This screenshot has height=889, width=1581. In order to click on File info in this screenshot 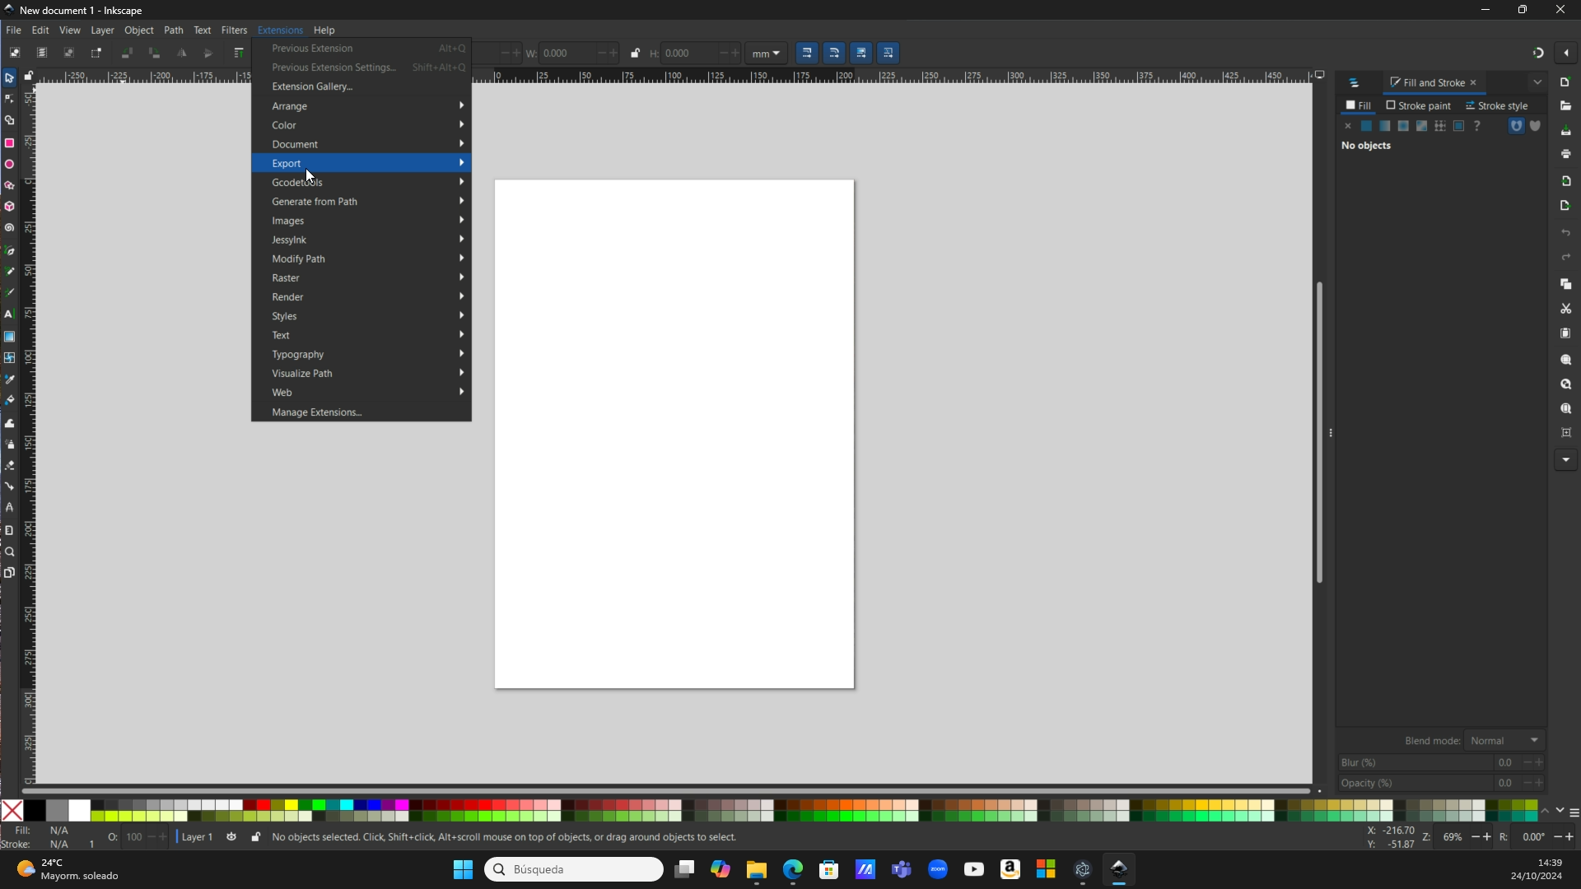, I will do `click(371, 838)`.